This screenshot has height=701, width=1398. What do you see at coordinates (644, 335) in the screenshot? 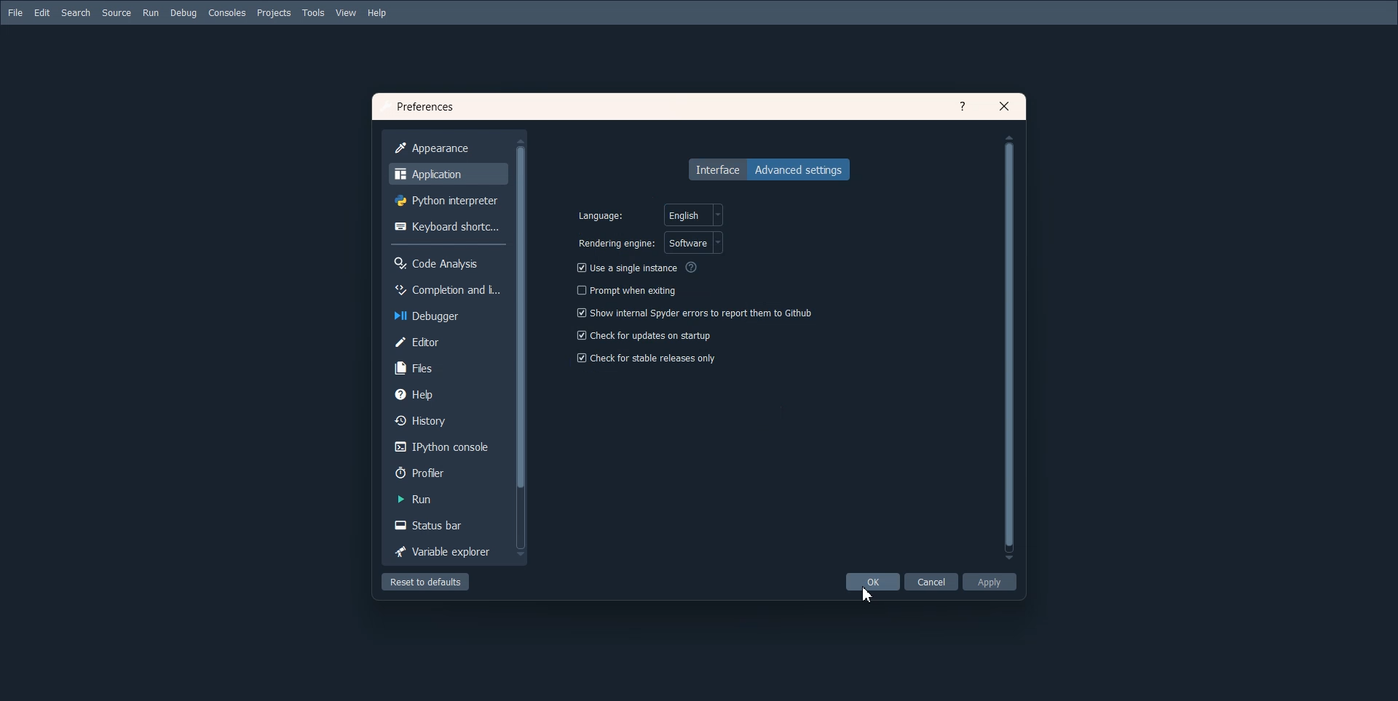
I see `Check for updates on startup` at bounding box center [644, 335].